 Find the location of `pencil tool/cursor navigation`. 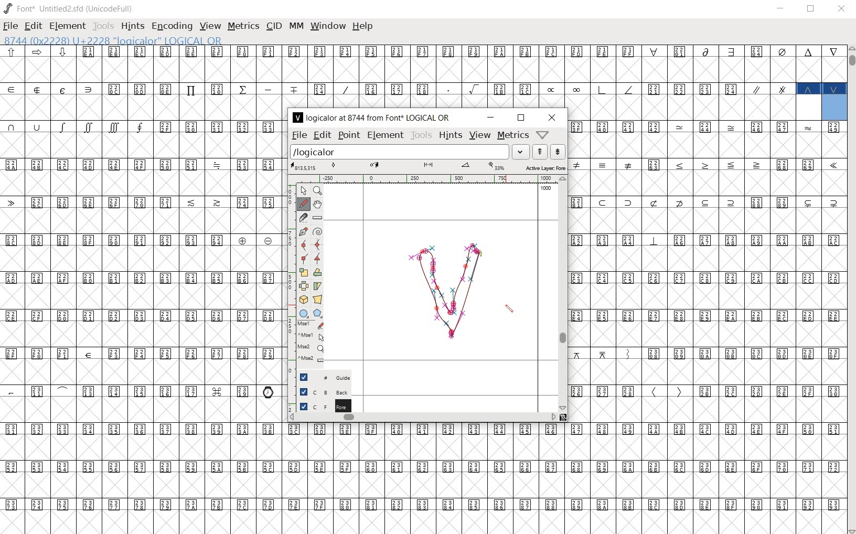

pencil tool/cursor navigation is located at coordinates (511, 309).